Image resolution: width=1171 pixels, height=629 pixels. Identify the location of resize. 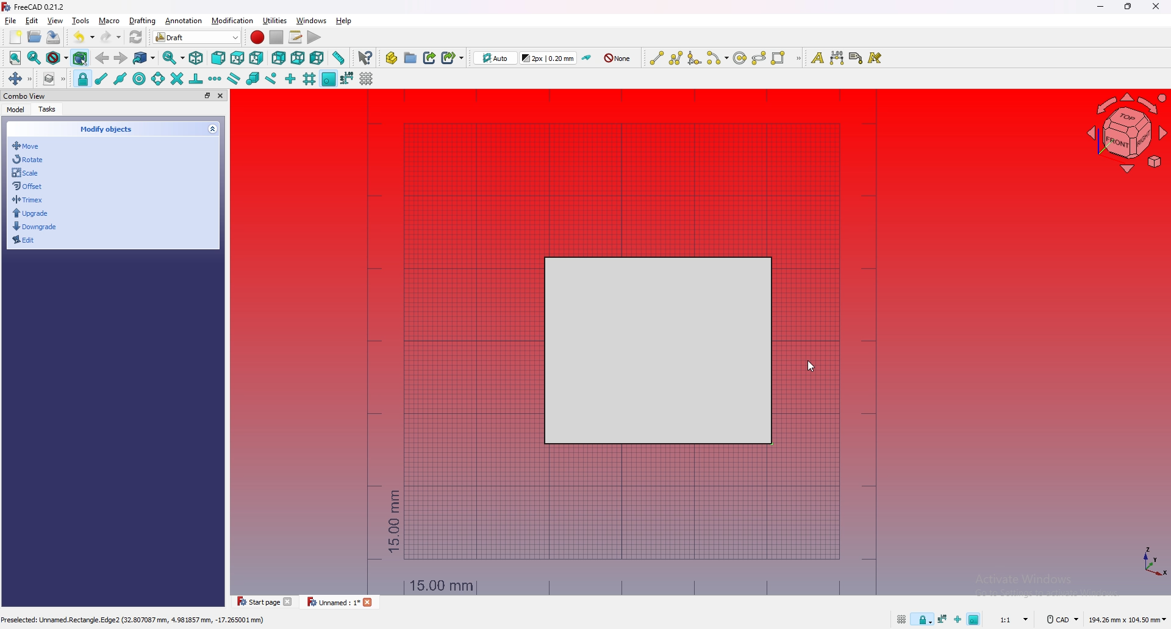
(1128, 7).